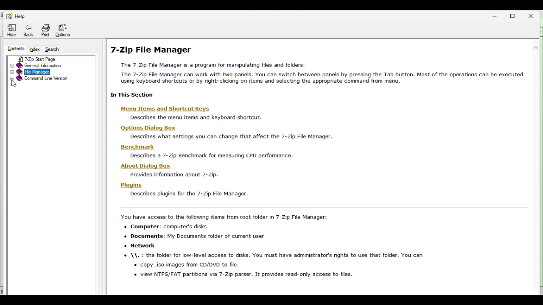  Describe the element at coordinates (535, 14) in the screenshot. I see `Close` at that location.